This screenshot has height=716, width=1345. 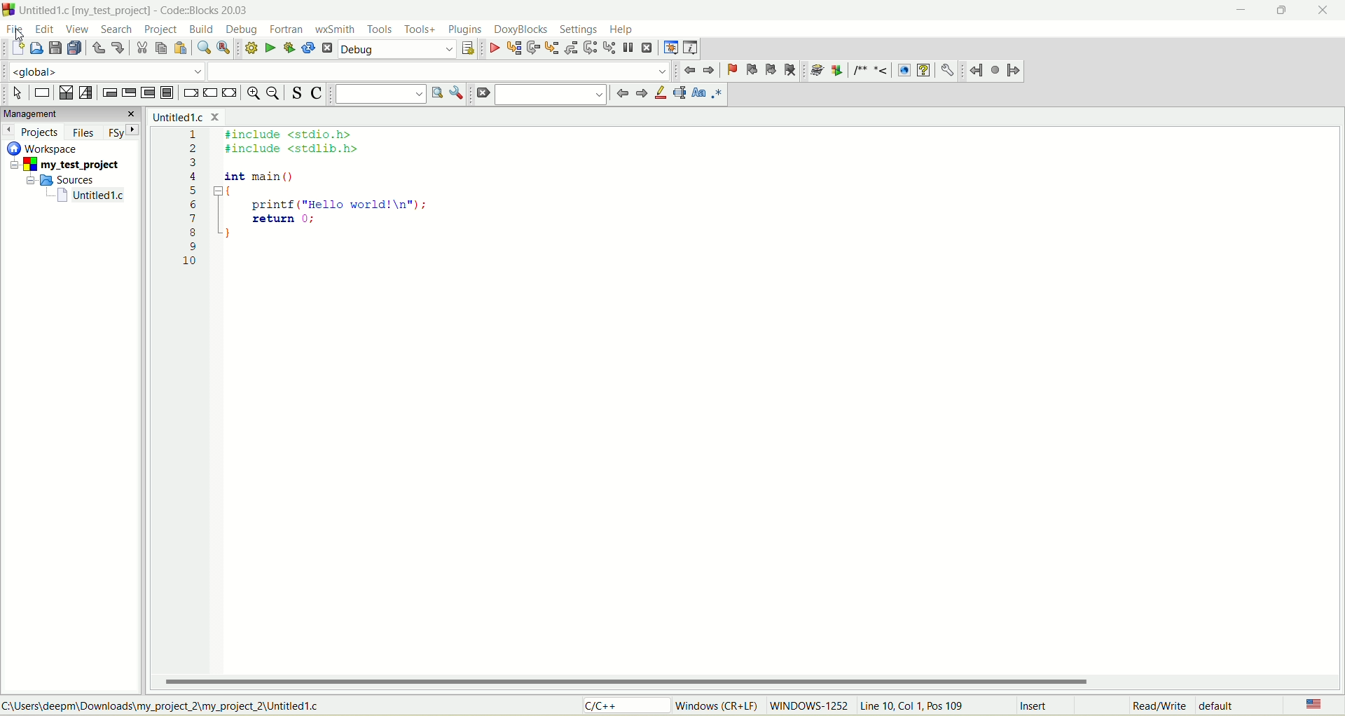 I want to click on C/C++, so click(x=628, y=706).